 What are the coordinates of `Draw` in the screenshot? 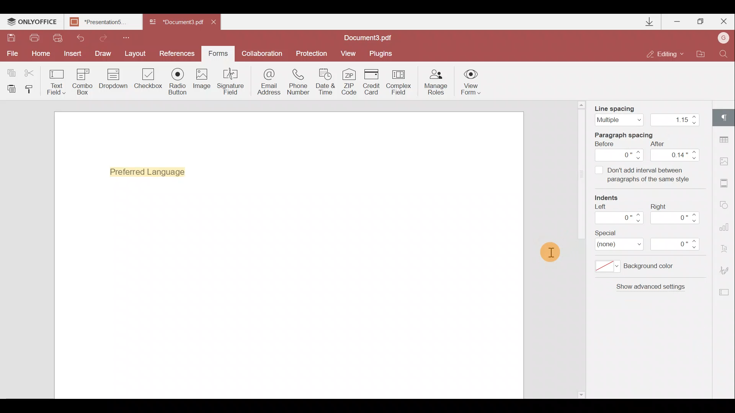 It's located at (103, 53).